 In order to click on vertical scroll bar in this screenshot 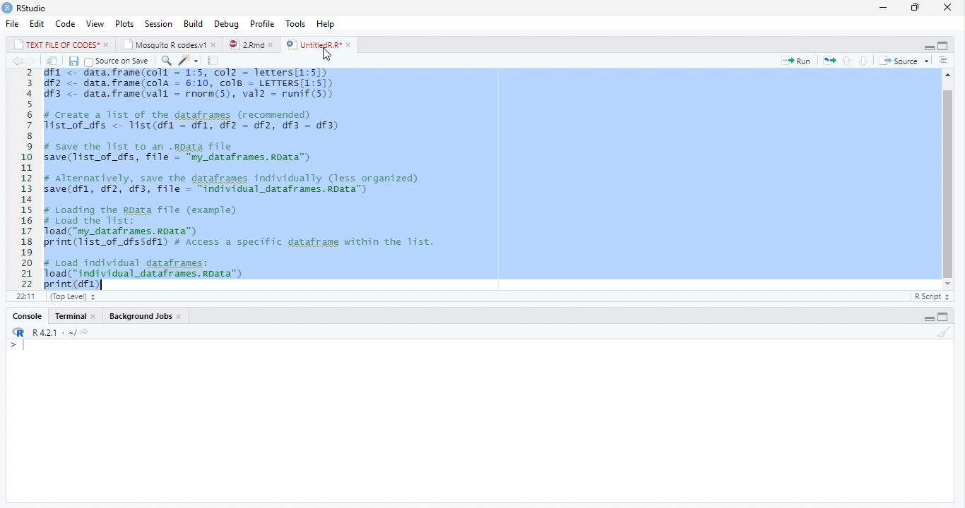, I will do `click(944, 181)`.